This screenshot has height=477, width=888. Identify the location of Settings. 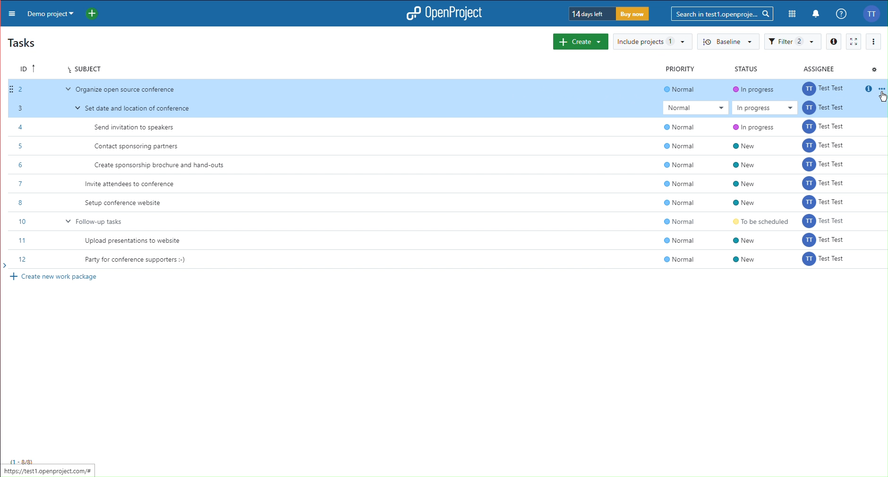
(874, 68).